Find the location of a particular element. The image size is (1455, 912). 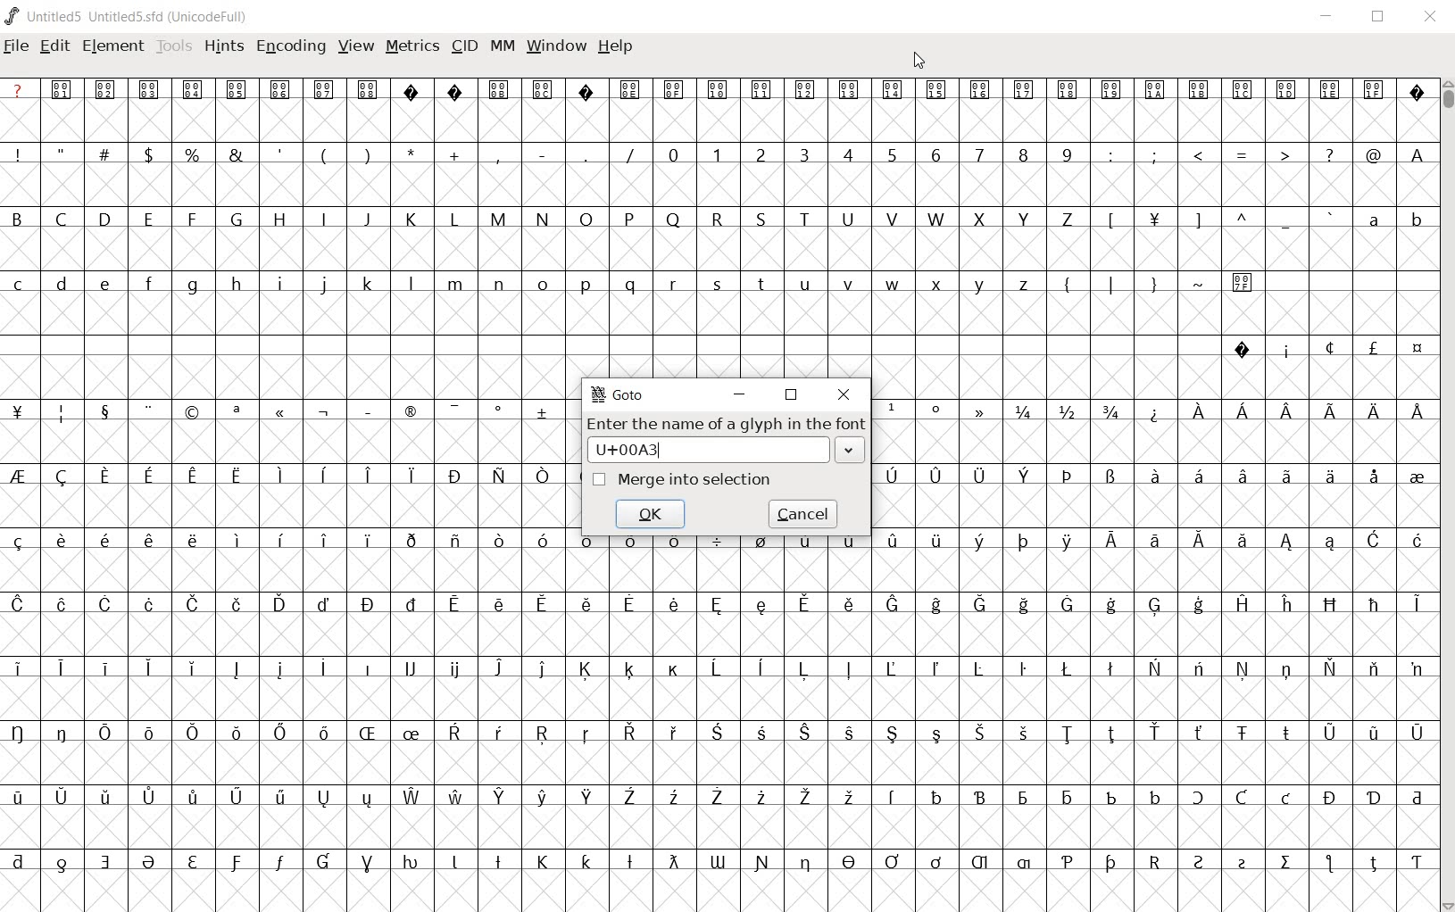

Symbol is located at coordinates (1415, 667).